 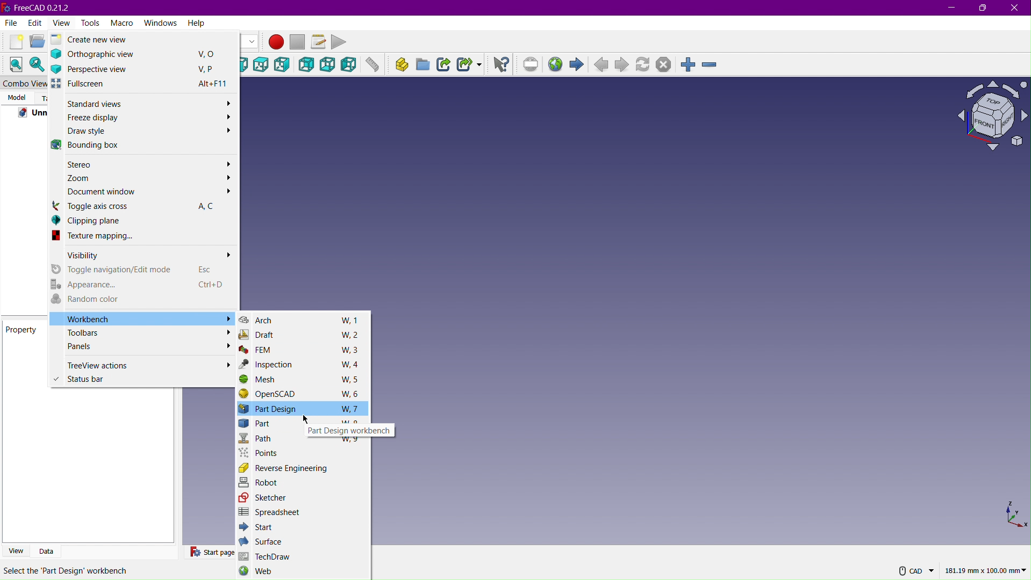 I want to click on 181.19 mm x 100.00mm, so click(x=986, y=572).